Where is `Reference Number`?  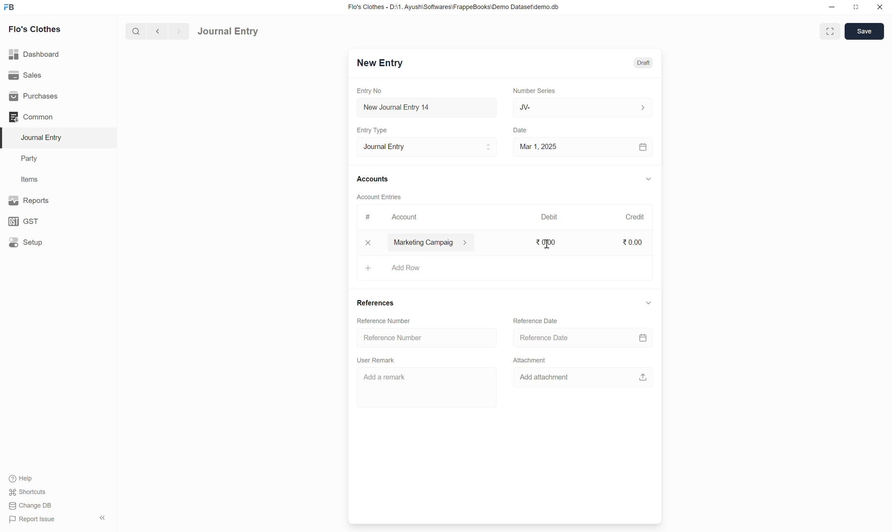
Reference Number is located at coordinates (393, 337).